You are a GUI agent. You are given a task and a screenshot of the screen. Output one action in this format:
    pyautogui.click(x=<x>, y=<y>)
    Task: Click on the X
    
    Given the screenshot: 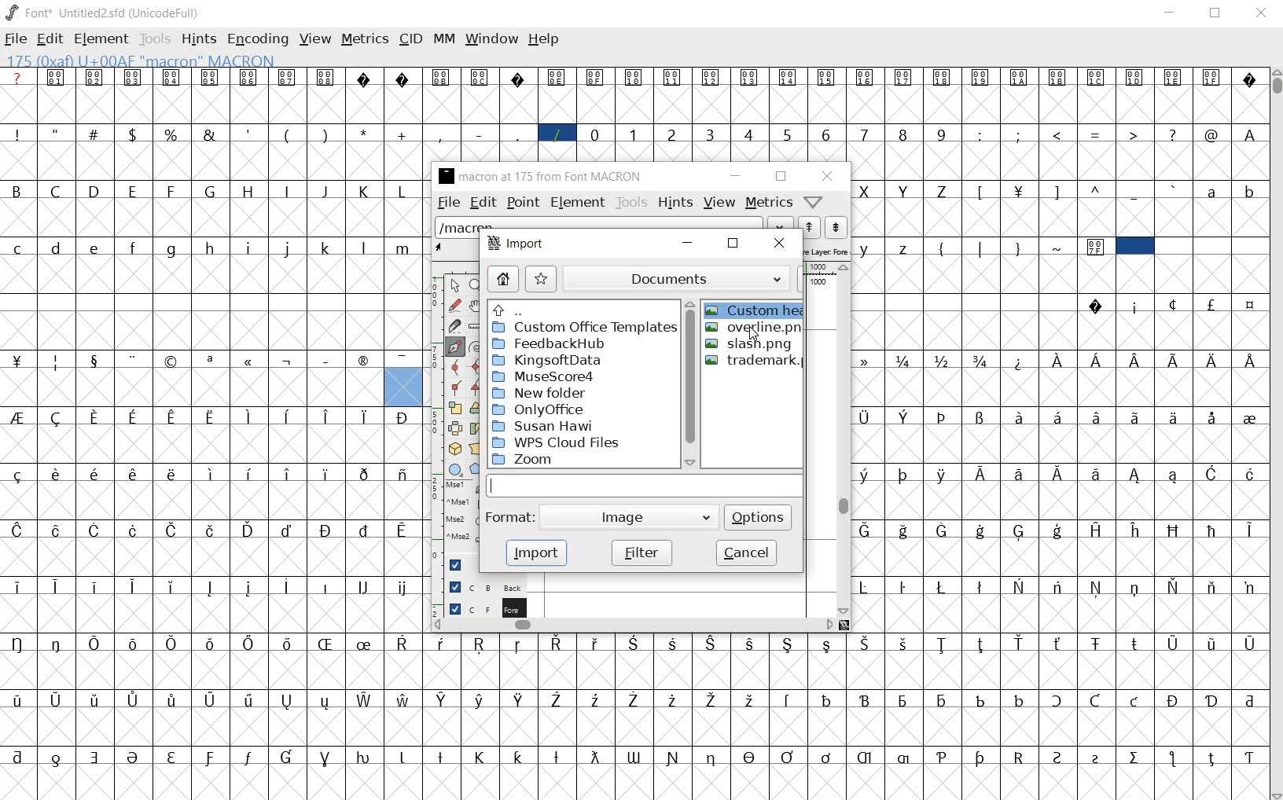 What is the action you would take?
    pyautogui.click(x=866, y=191)
    